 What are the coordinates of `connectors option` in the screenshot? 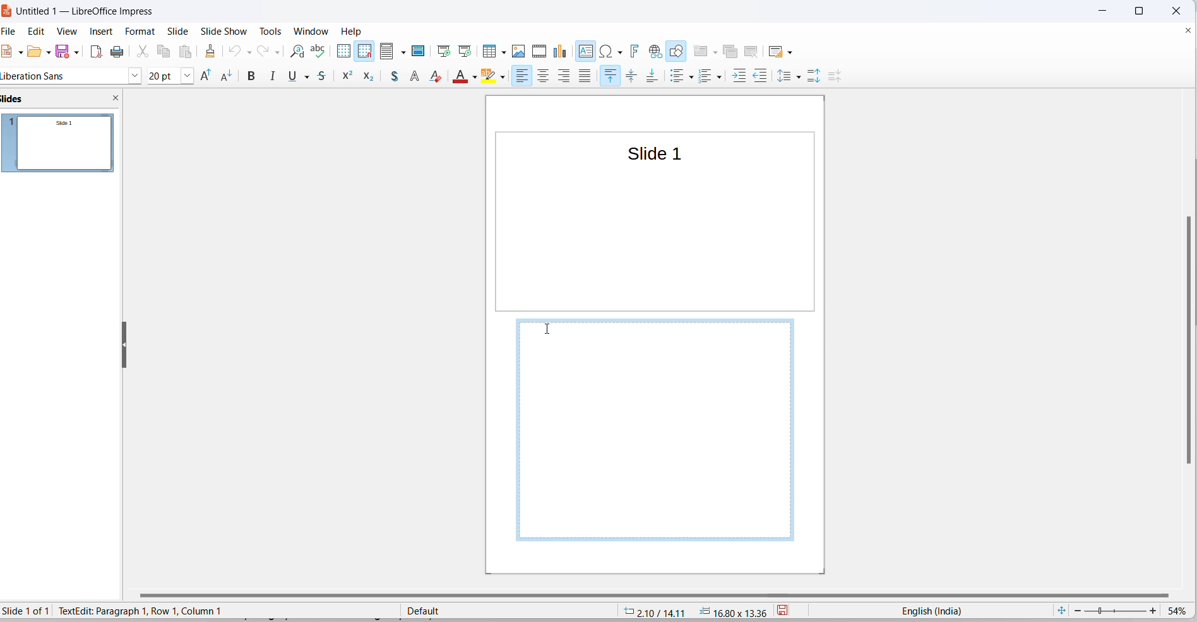 It's located at (253, 77).